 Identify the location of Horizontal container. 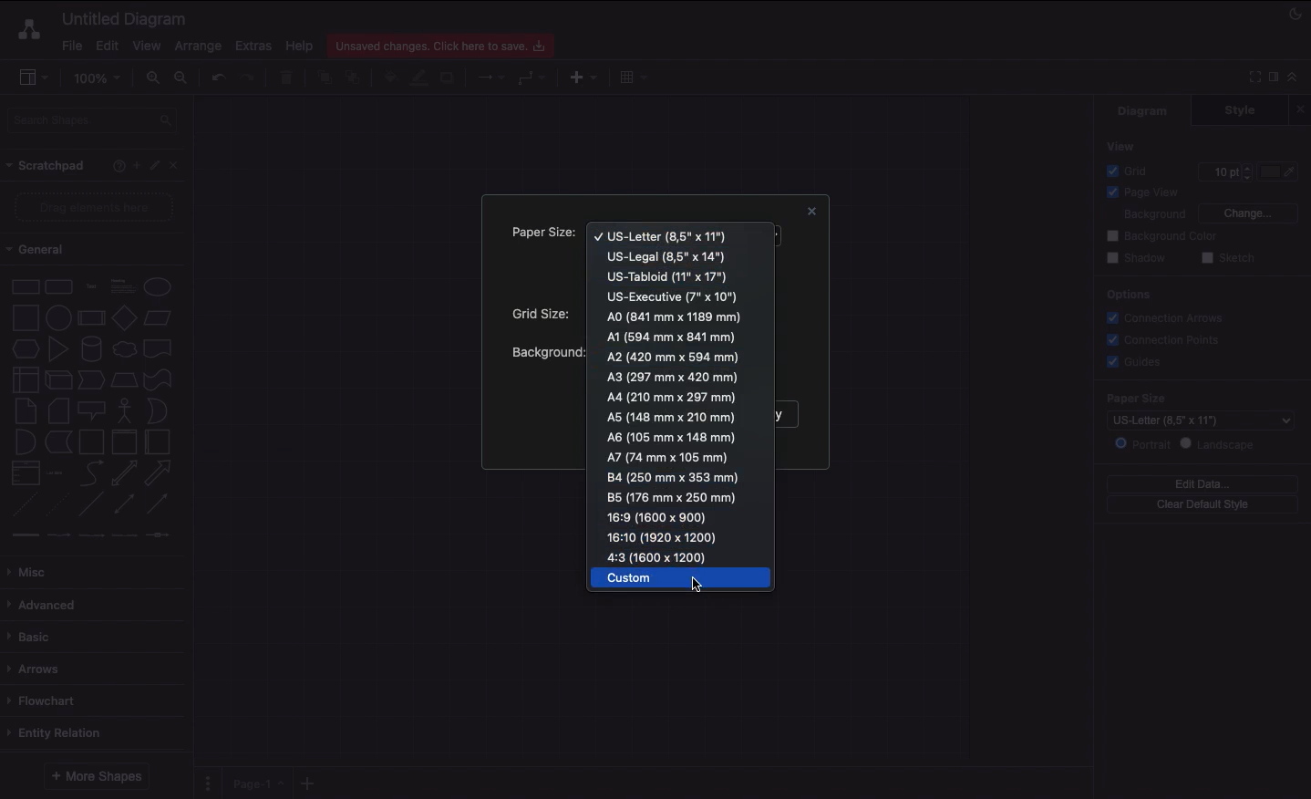
(159, 441).